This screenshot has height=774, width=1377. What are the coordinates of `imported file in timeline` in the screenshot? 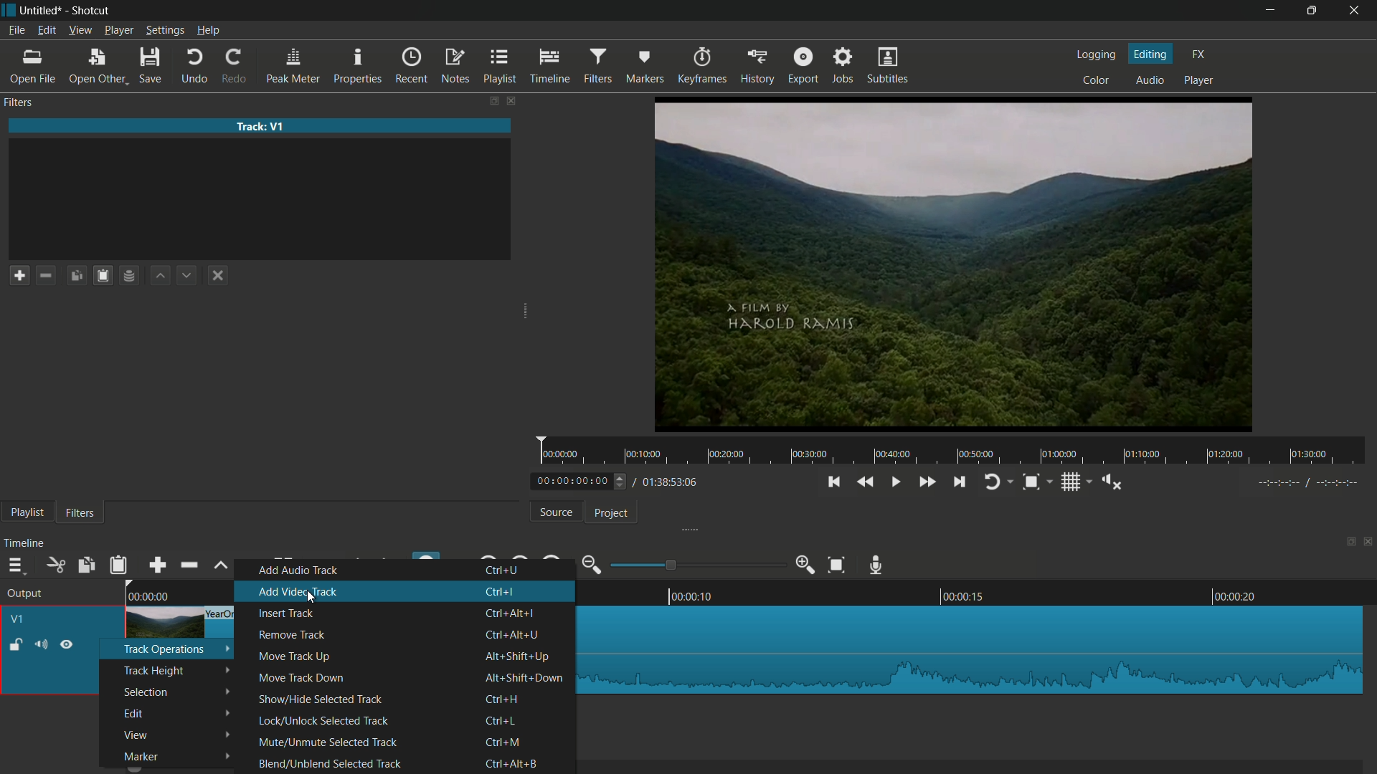 It's located at (973, 648).